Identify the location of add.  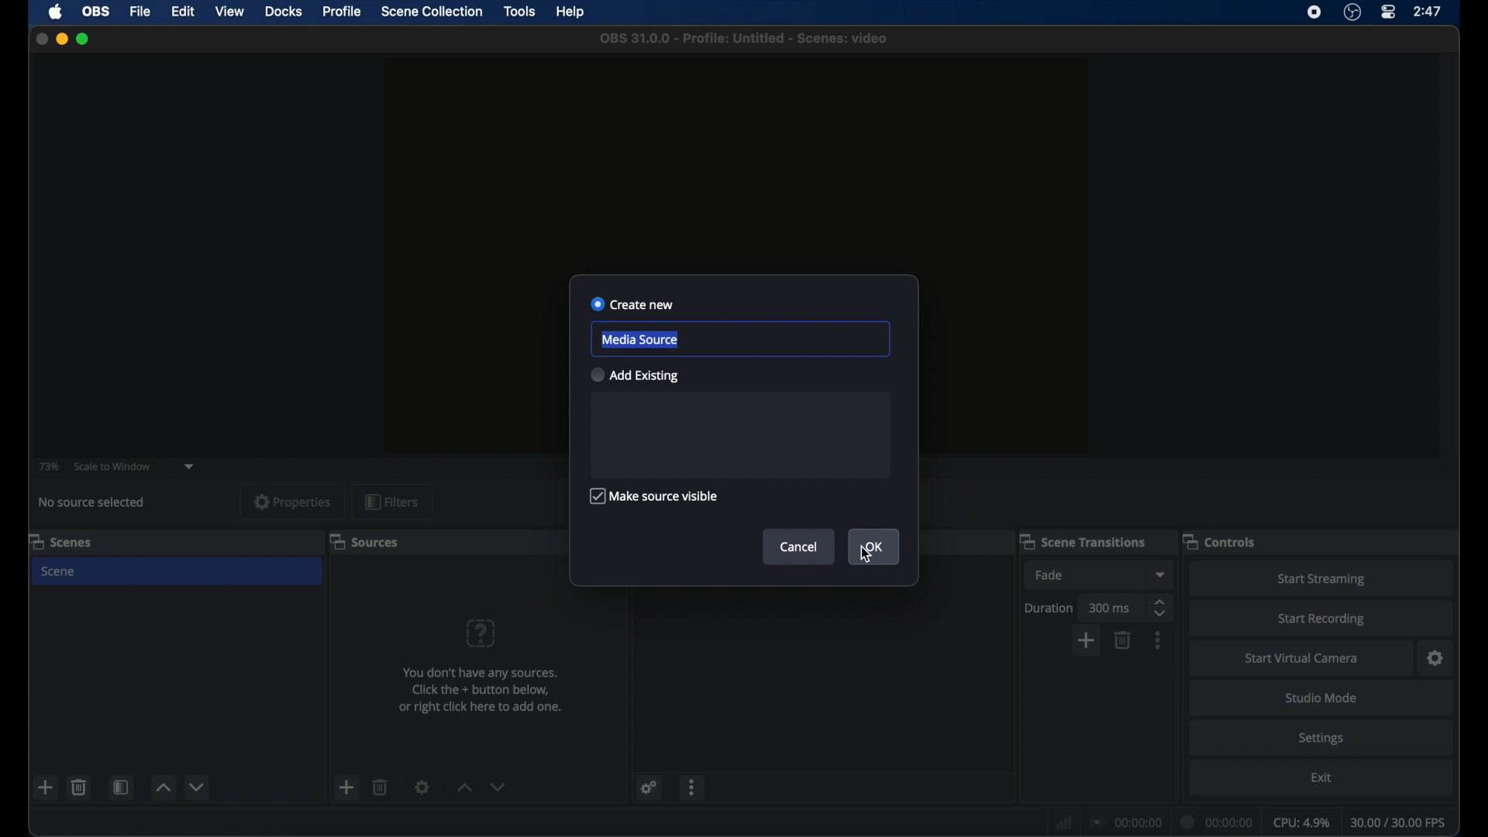
(1087, 640).